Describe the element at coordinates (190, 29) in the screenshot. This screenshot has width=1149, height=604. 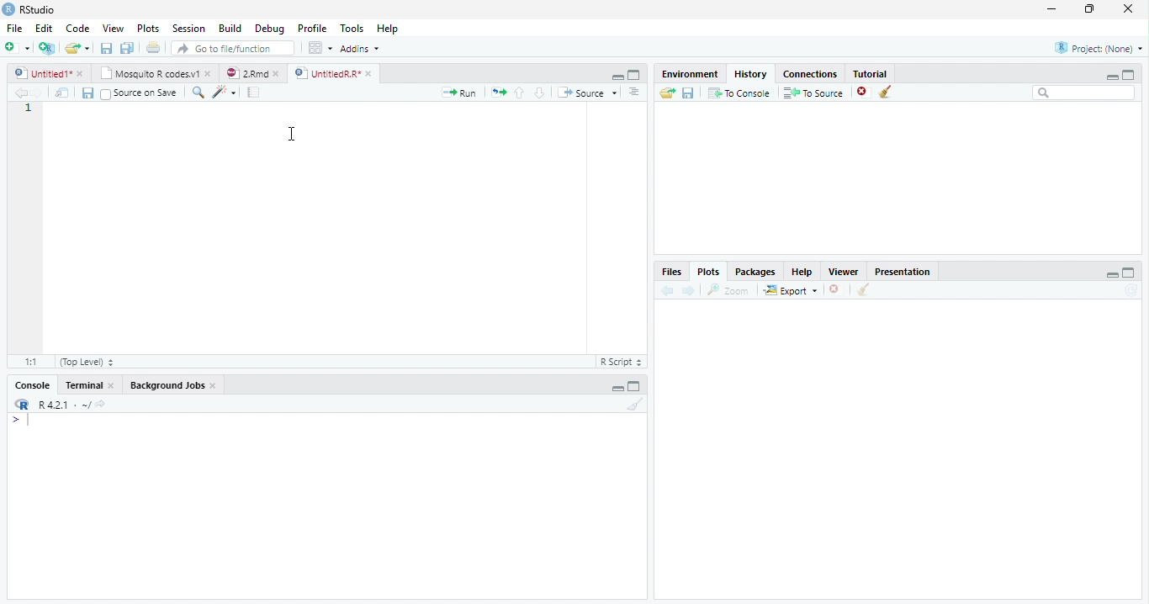
I see `Session` at that location.